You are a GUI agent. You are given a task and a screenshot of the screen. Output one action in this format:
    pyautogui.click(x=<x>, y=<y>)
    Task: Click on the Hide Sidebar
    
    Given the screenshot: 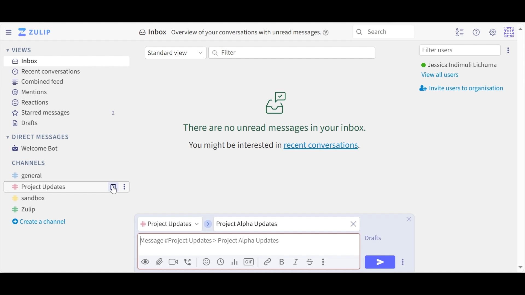 What is the action you would take?
    pyautogui.click(x=8, y=32)
    